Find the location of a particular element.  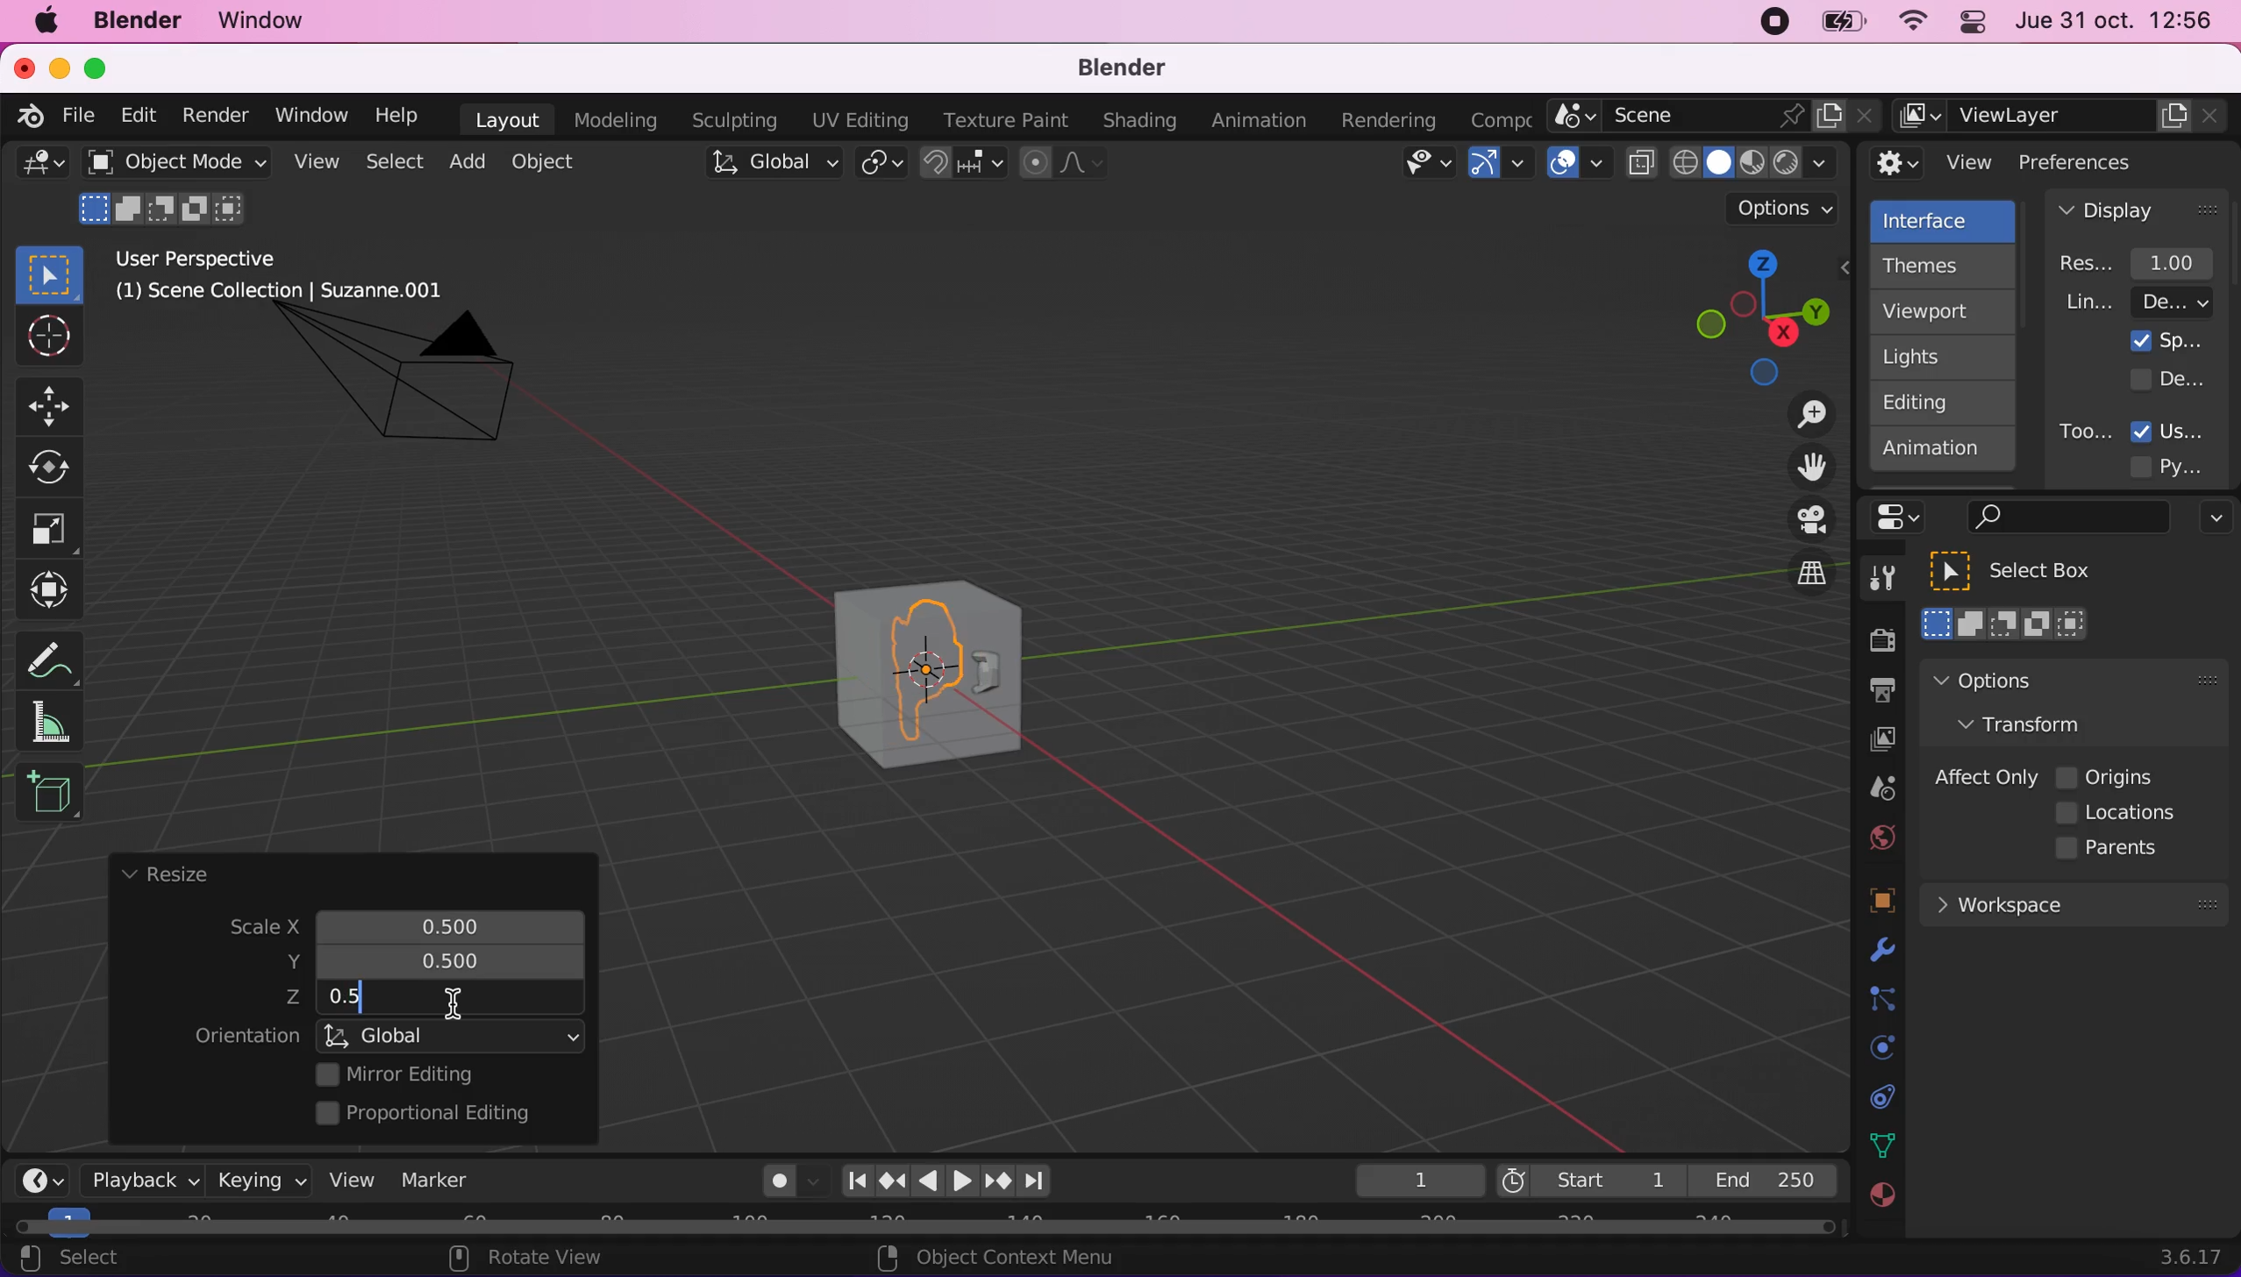

jump to keyframe is located at coordinates (892, 1181).